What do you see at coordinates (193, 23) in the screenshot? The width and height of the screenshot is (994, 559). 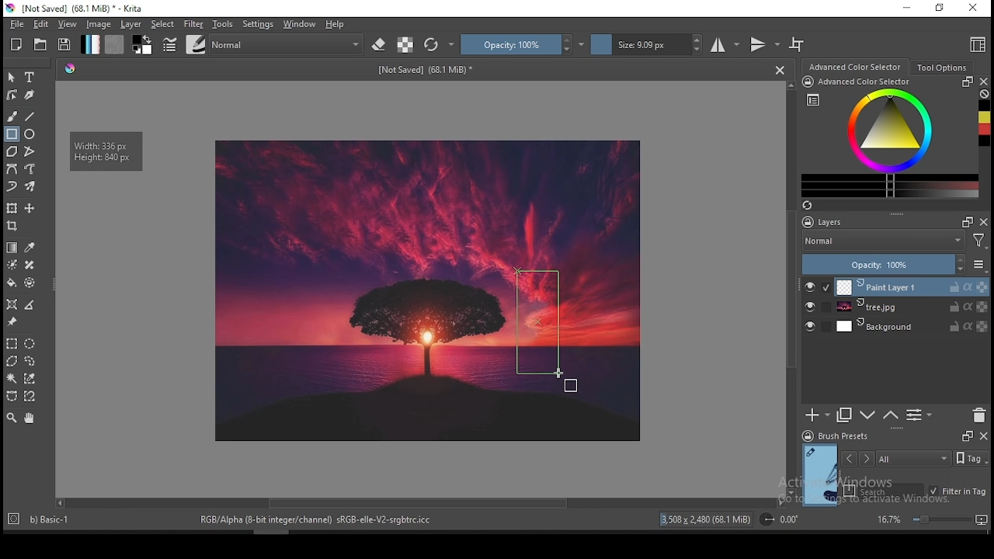 I see `filter` at bounding box center [193, 23].